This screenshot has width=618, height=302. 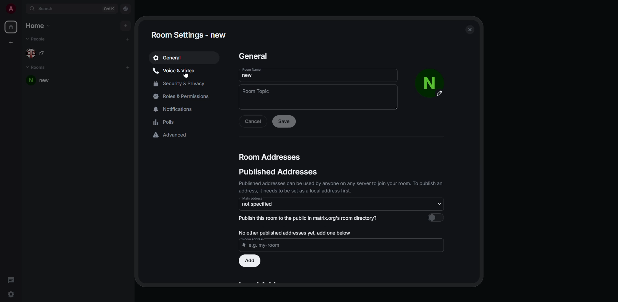 What do you see at coordinates (340, 180) in the screenshot?
I see `published addresses publish addressess can be used by anyone on any server to join your room. To publish an address, it needs to be set as a location first.` at bounding box center [340, 180].